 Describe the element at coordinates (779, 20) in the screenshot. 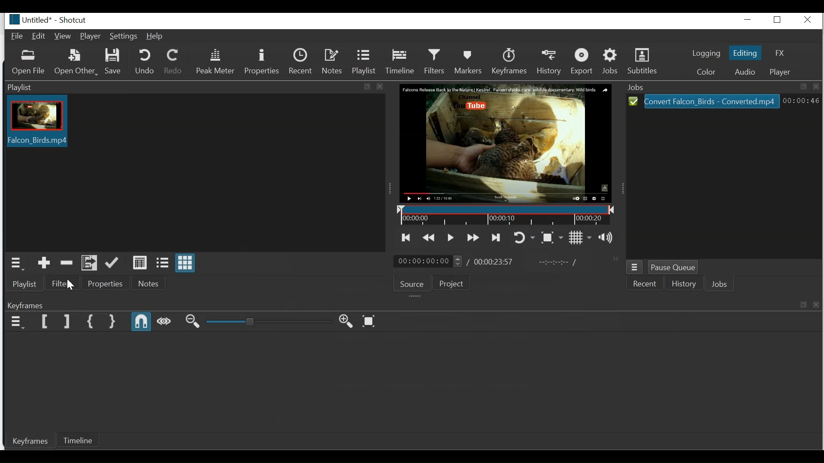

I see `Restore` at that location.